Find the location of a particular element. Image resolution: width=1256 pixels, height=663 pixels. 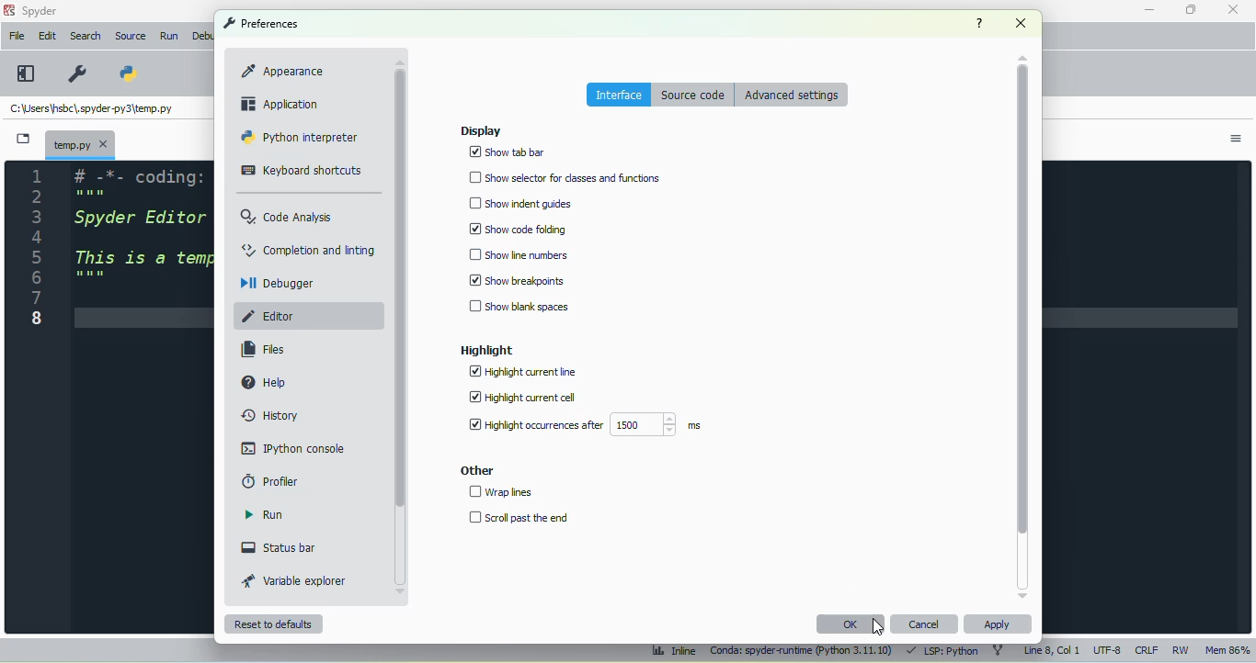

keyboard shortcuts is located at coordinates (302, 171).